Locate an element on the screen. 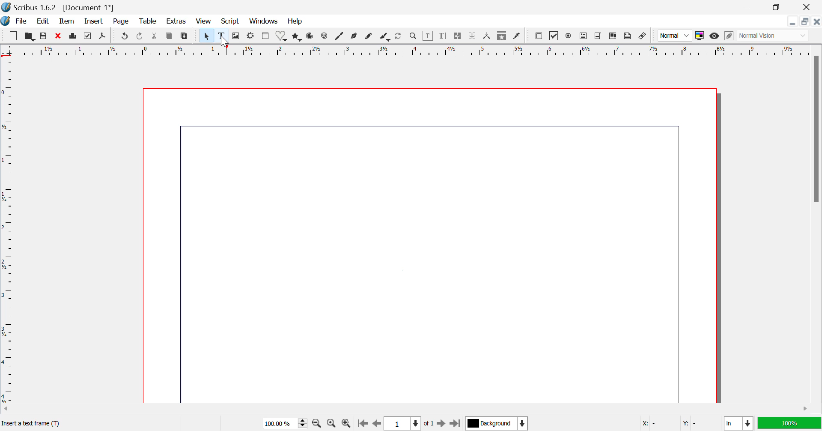 This screenshot has height=431, width=822. Discard is located at coordinates (58, 36).